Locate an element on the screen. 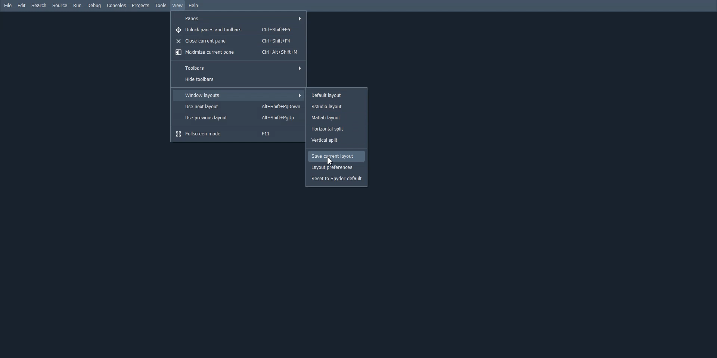  Run is located at coordinates (77, 5).